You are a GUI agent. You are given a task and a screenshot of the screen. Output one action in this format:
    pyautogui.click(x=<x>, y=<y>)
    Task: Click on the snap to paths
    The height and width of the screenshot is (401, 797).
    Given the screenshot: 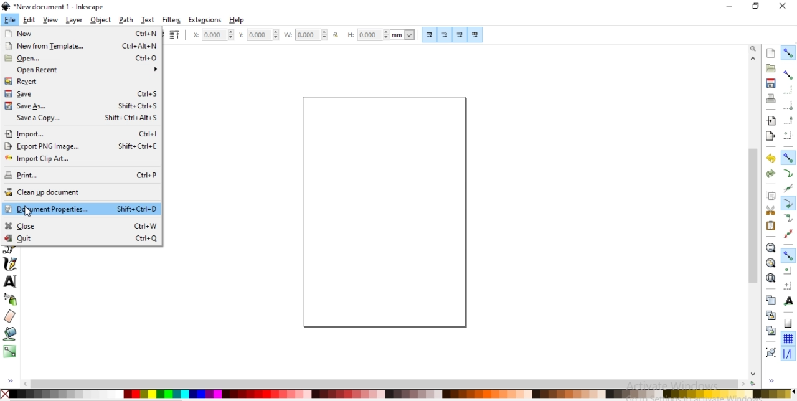 What is the action you would take?
    pyautogui.click(x=788, y=174)
    